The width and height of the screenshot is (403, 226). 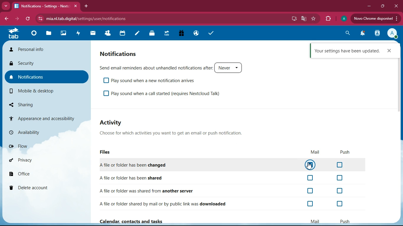 I want to click on security, so click(x=41, y=64).